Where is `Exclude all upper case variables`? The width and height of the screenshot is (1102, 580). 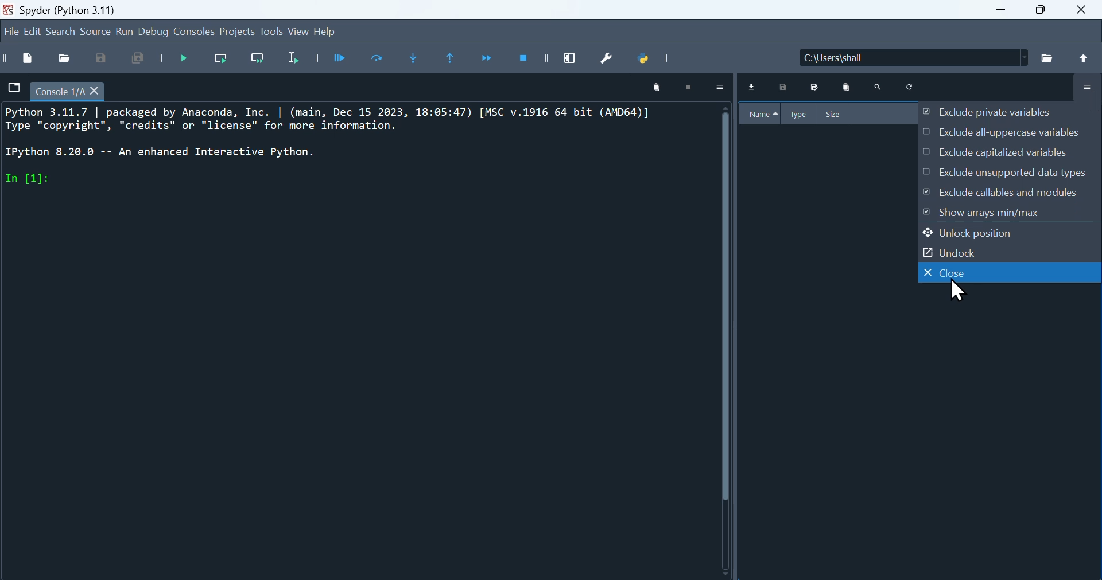
Exclude all upper case variables is located at coordinates (994, 134).